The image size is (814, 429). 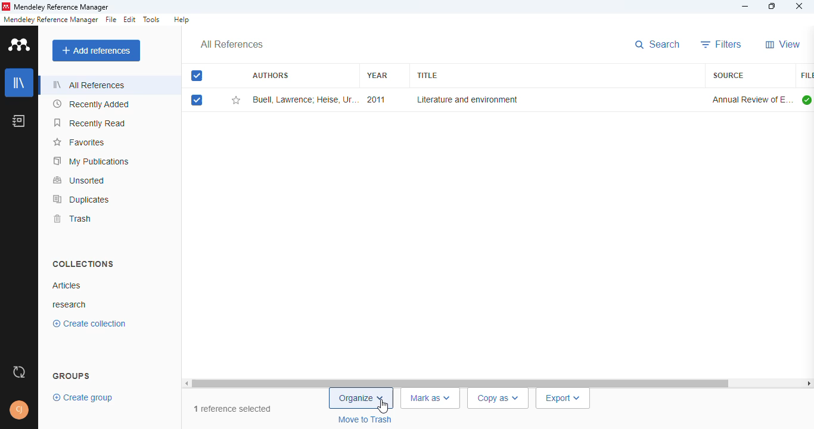 I want to click on Create collection, so click(x=89, y=325).